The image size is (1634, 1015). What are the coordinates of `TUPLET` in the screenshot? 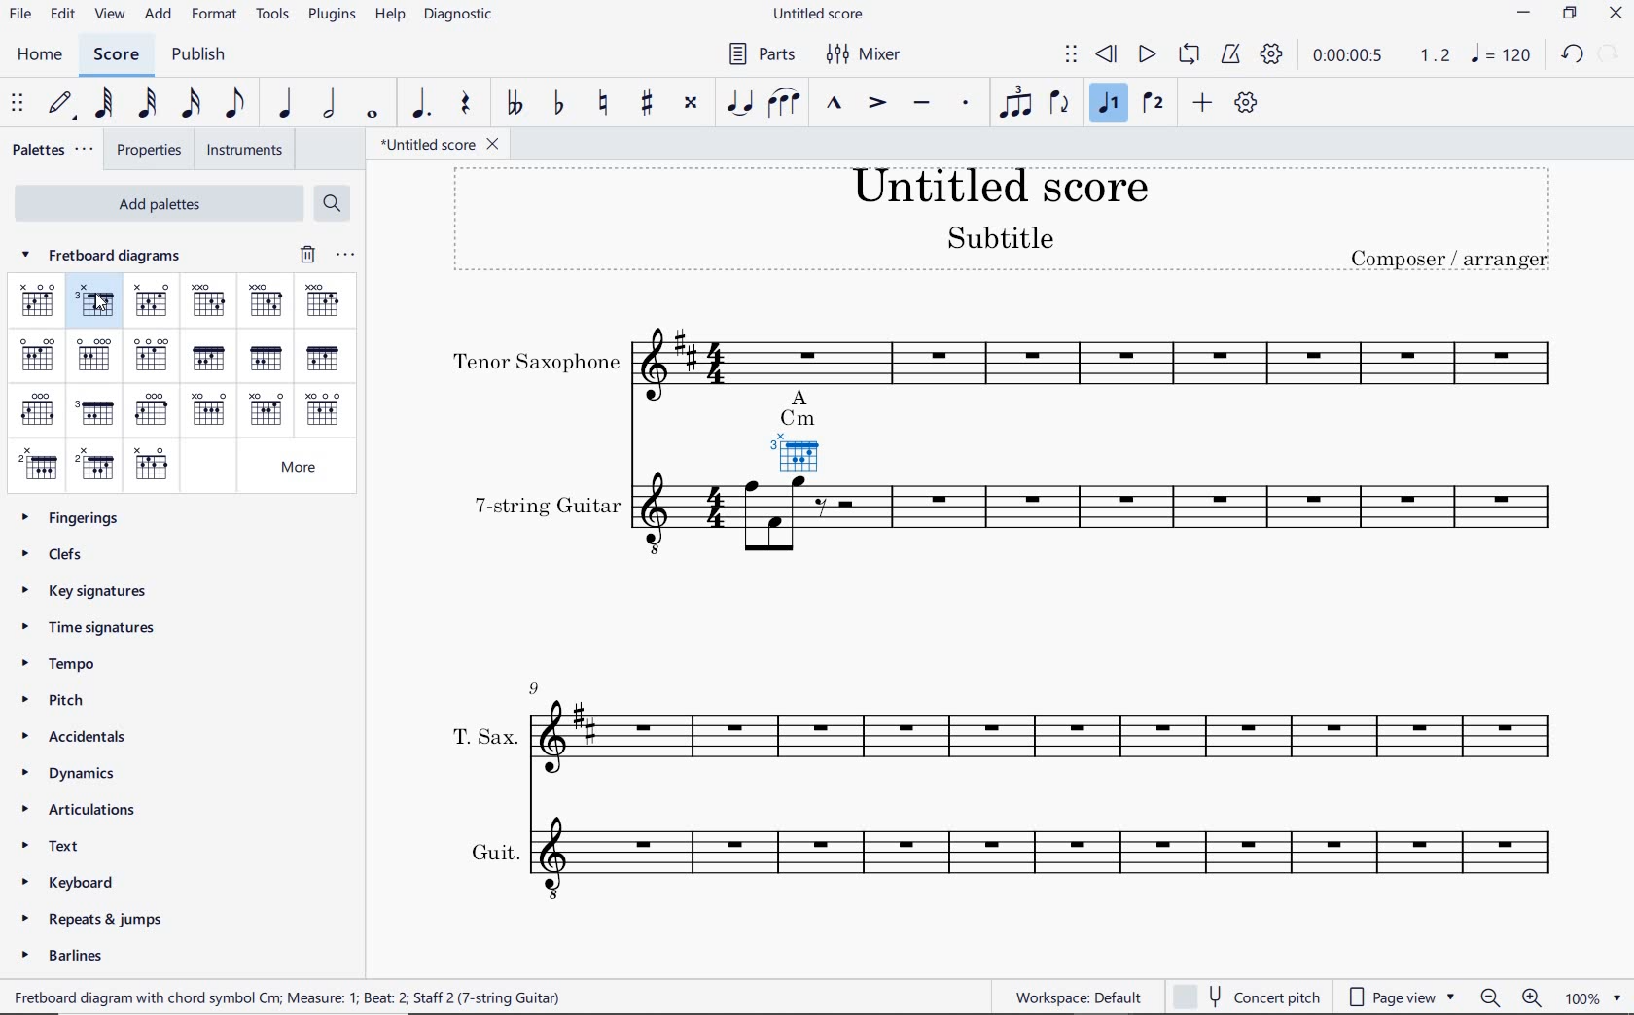 It's located at (1016, 104).